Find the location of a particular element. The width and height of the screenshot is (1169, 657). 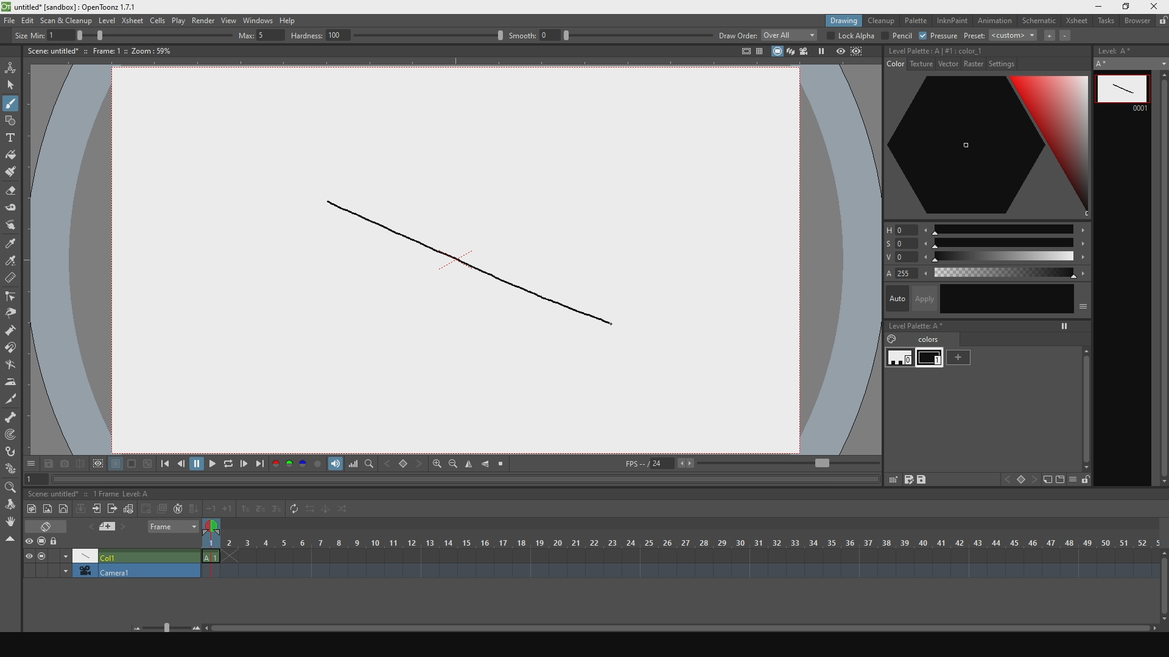

camera is located at coordinates (805, 52).